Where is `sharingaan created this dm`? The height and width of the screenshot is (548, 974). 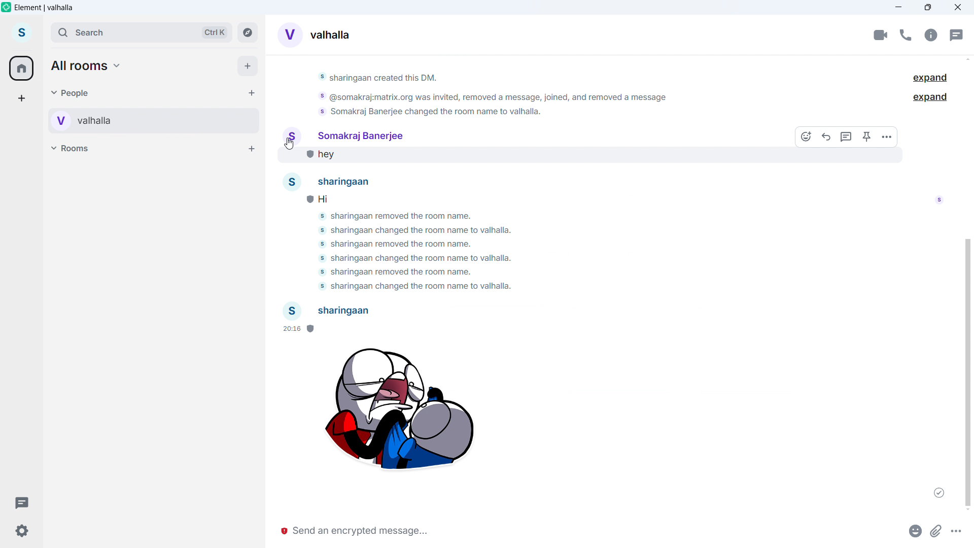 sharingaan created this dm is located at coordinates (489, 79).